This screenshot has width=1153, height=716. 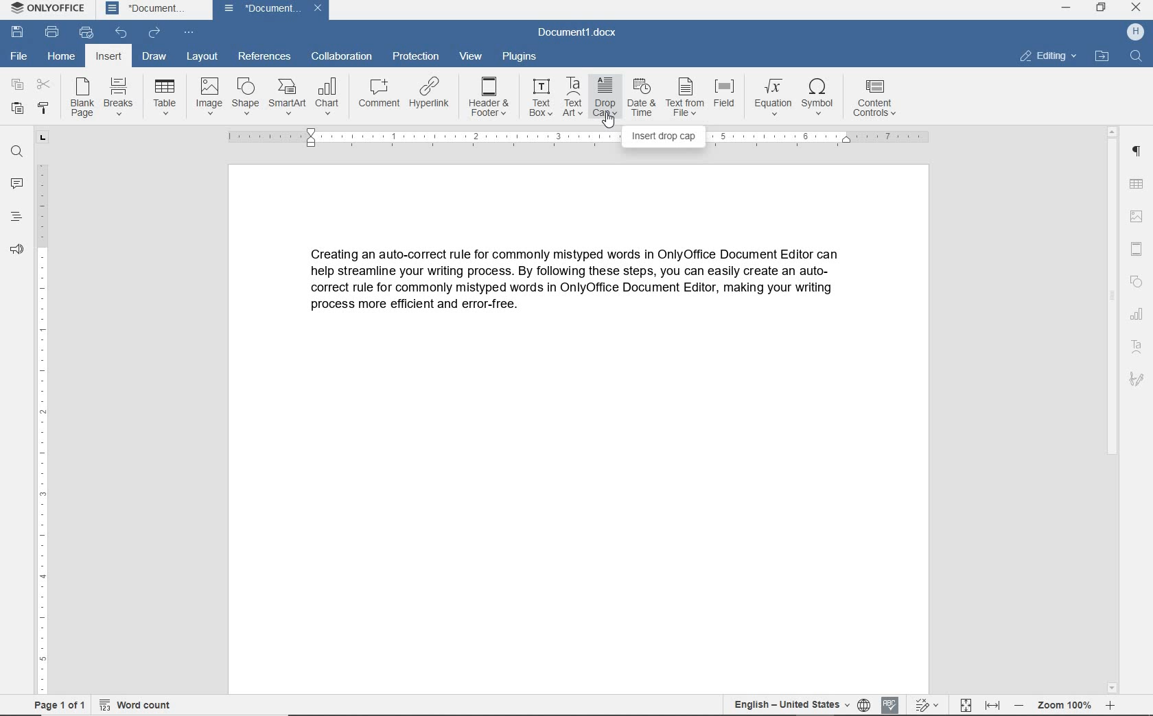 I want to click on insert image, so click(x=1139, y=215).